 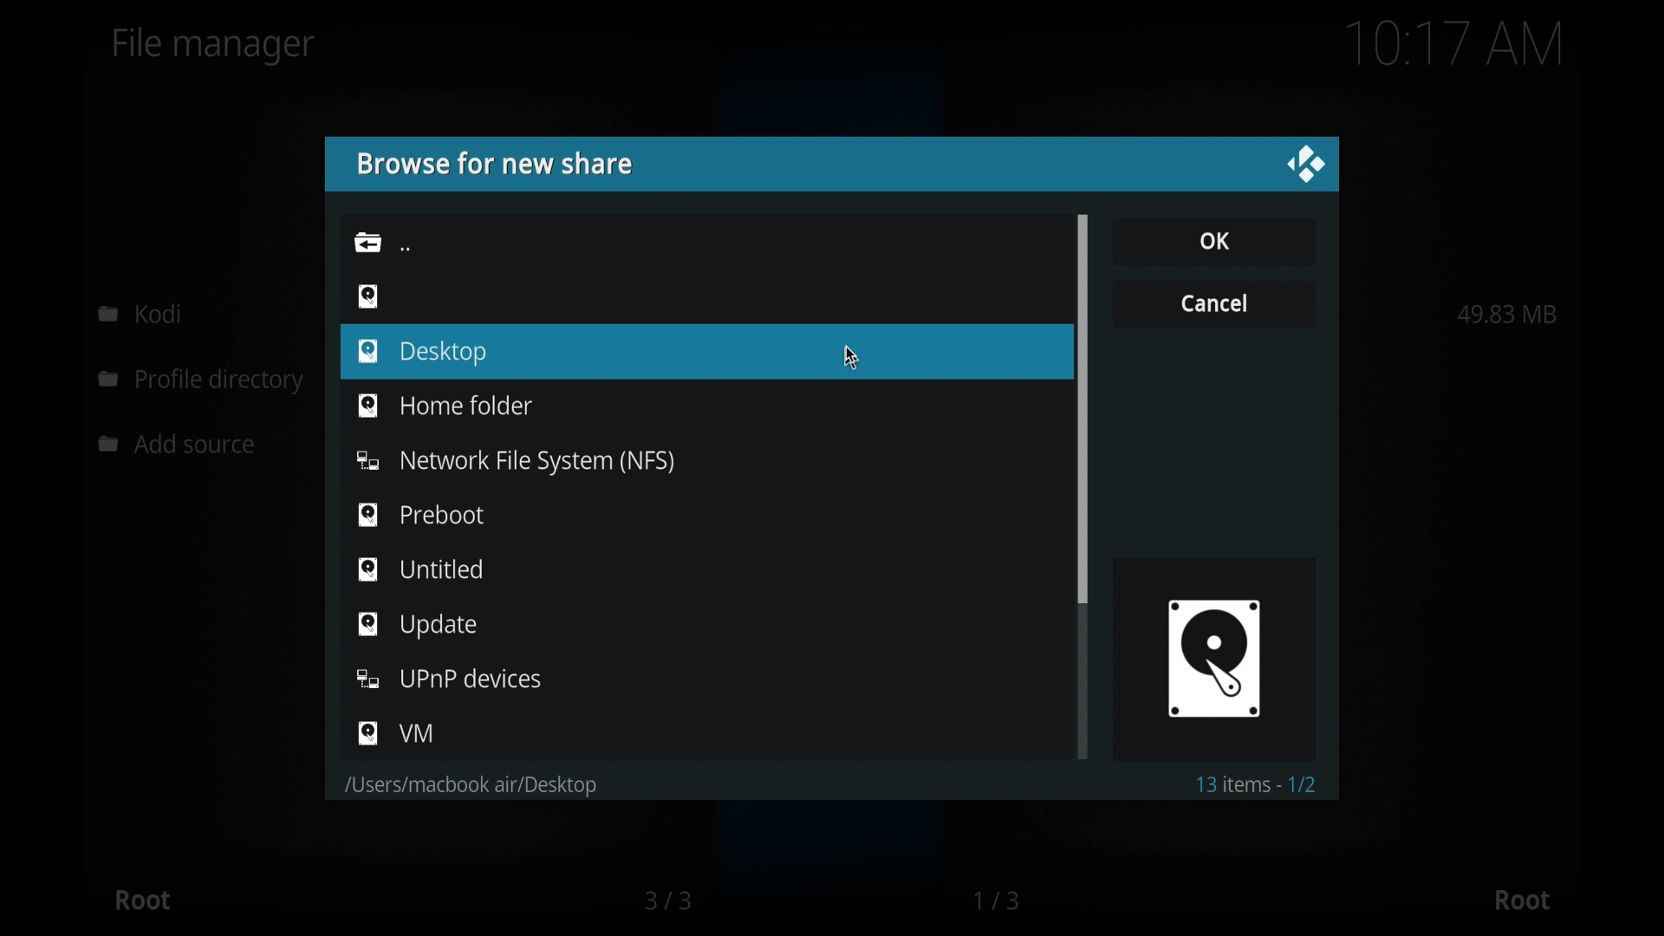 I want to click on home folder, so click(x=444, y=404).